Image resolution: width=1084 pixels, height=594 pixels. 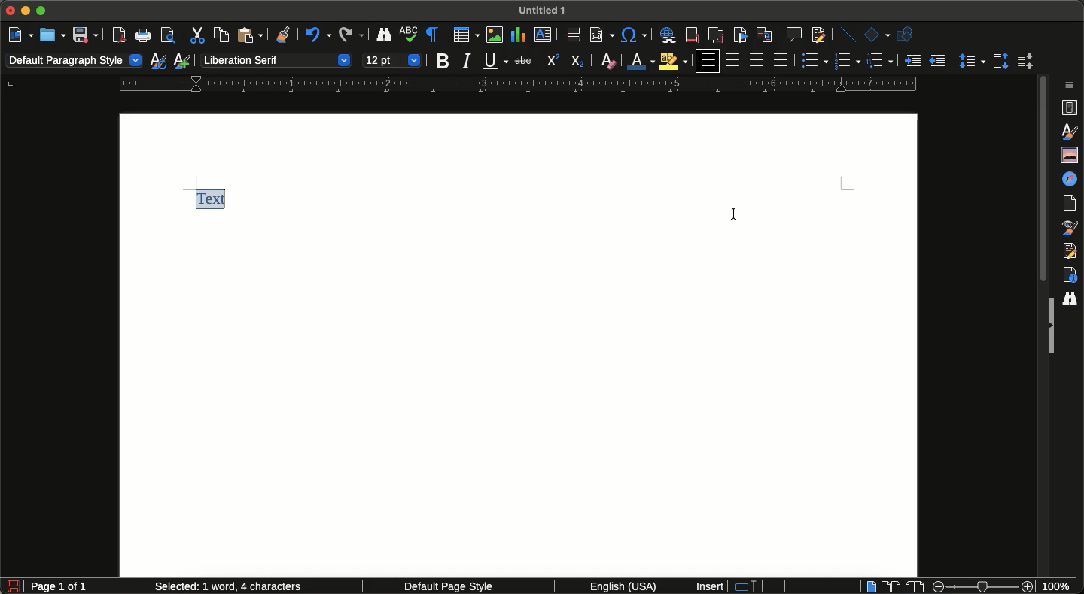 I want to click on Show track changes functions, so click(x=817, y=35).